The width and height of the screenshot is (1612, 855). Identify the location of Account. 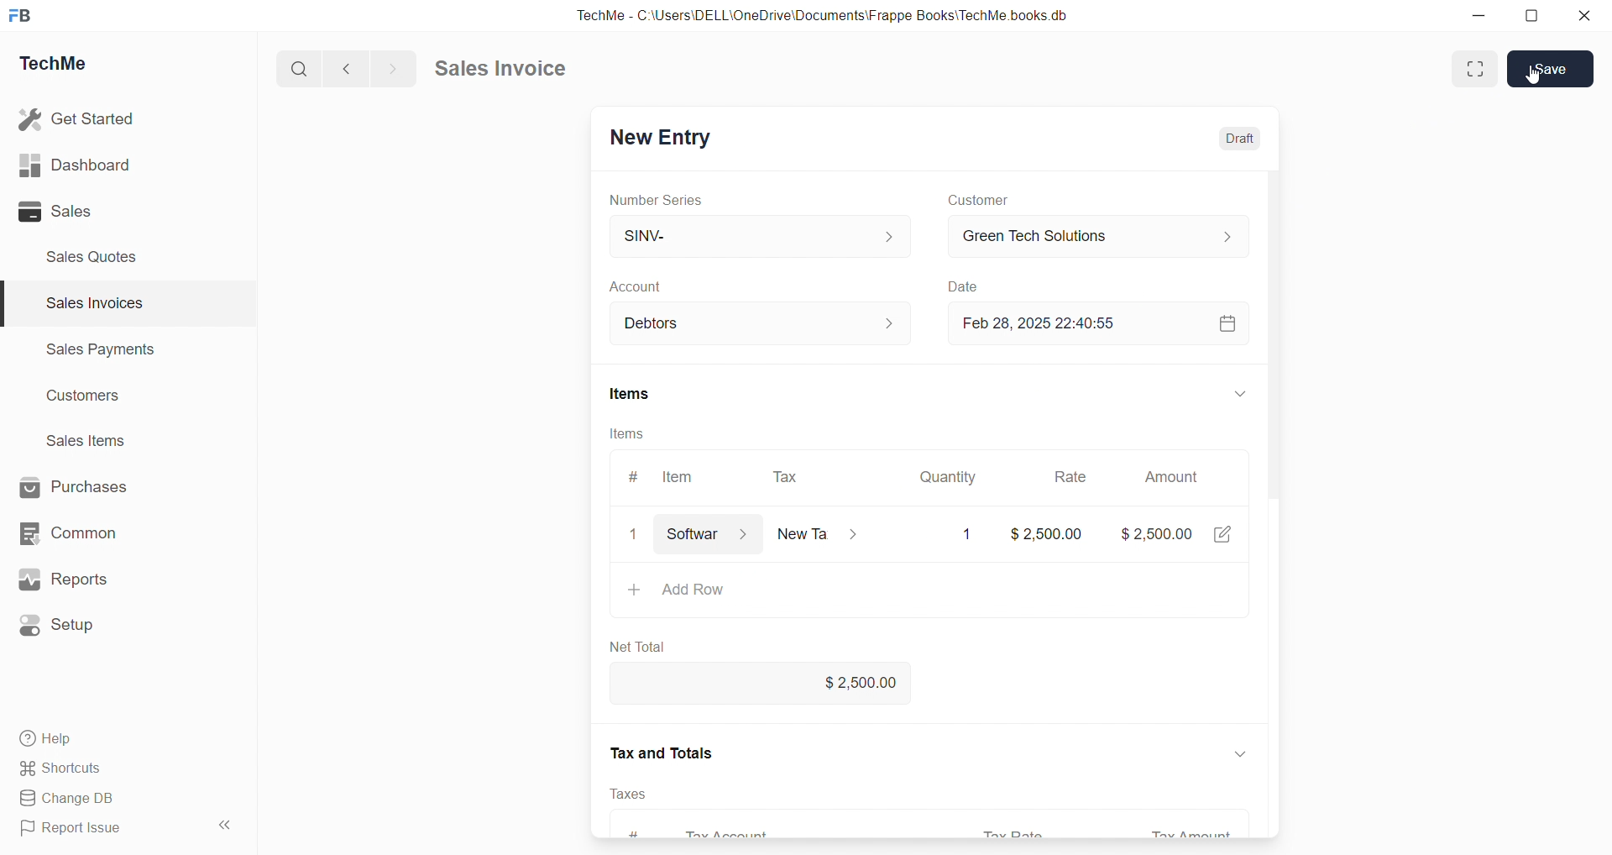
(644, 286).